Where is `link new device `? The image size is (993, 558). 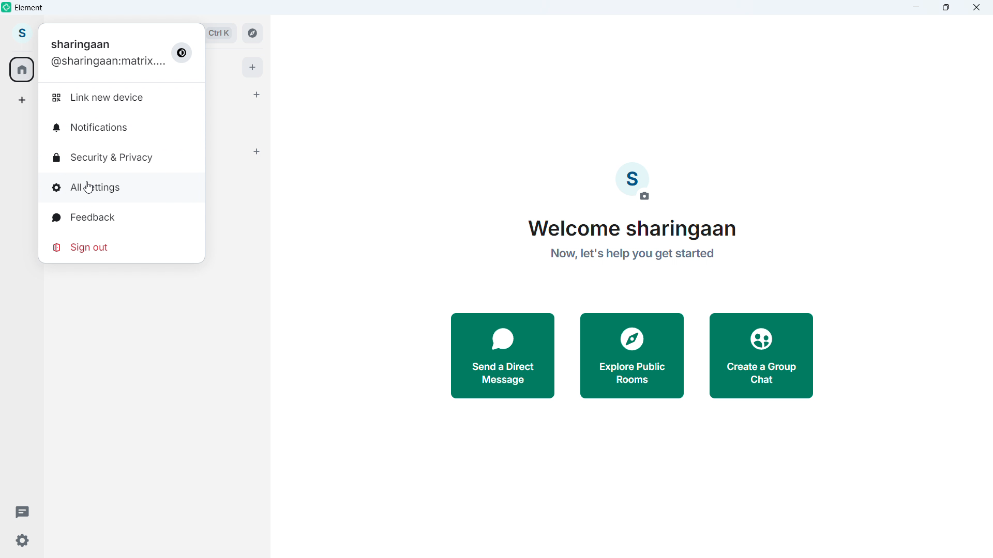
link new device  is located at coordinates (102, 98).